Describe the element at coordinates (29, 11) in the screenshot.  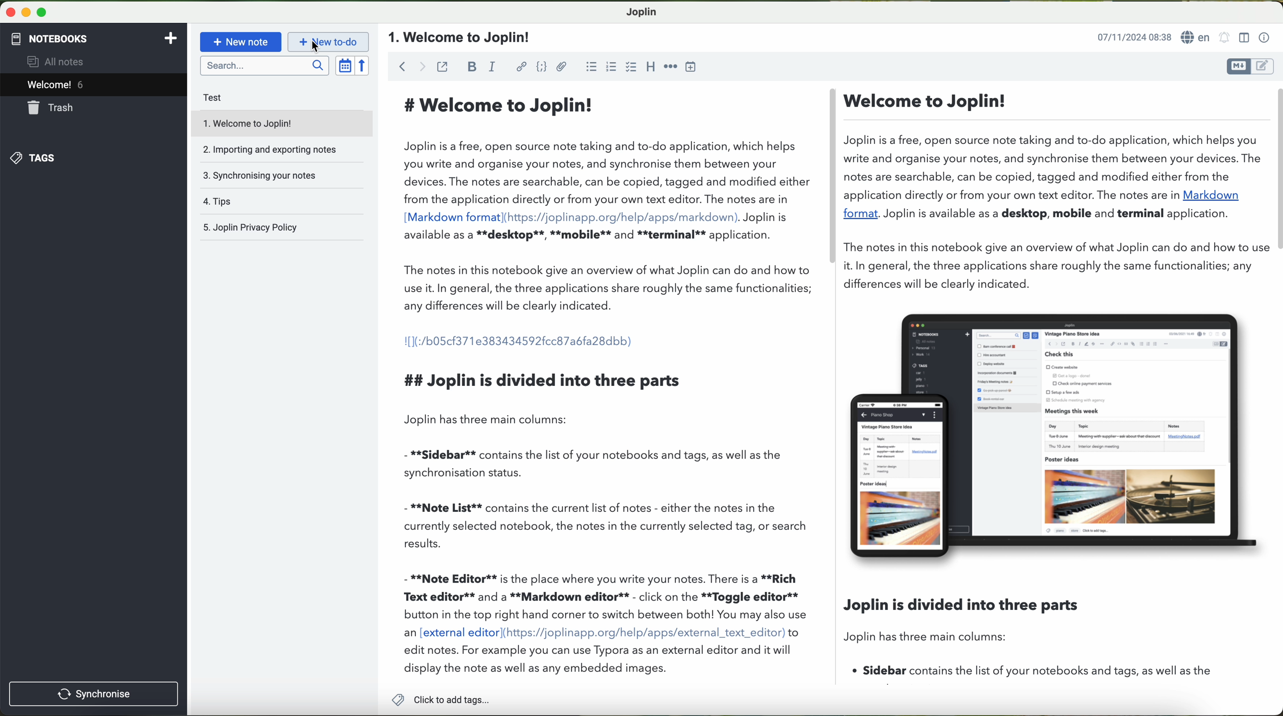
I see `screen buttons` at that location.